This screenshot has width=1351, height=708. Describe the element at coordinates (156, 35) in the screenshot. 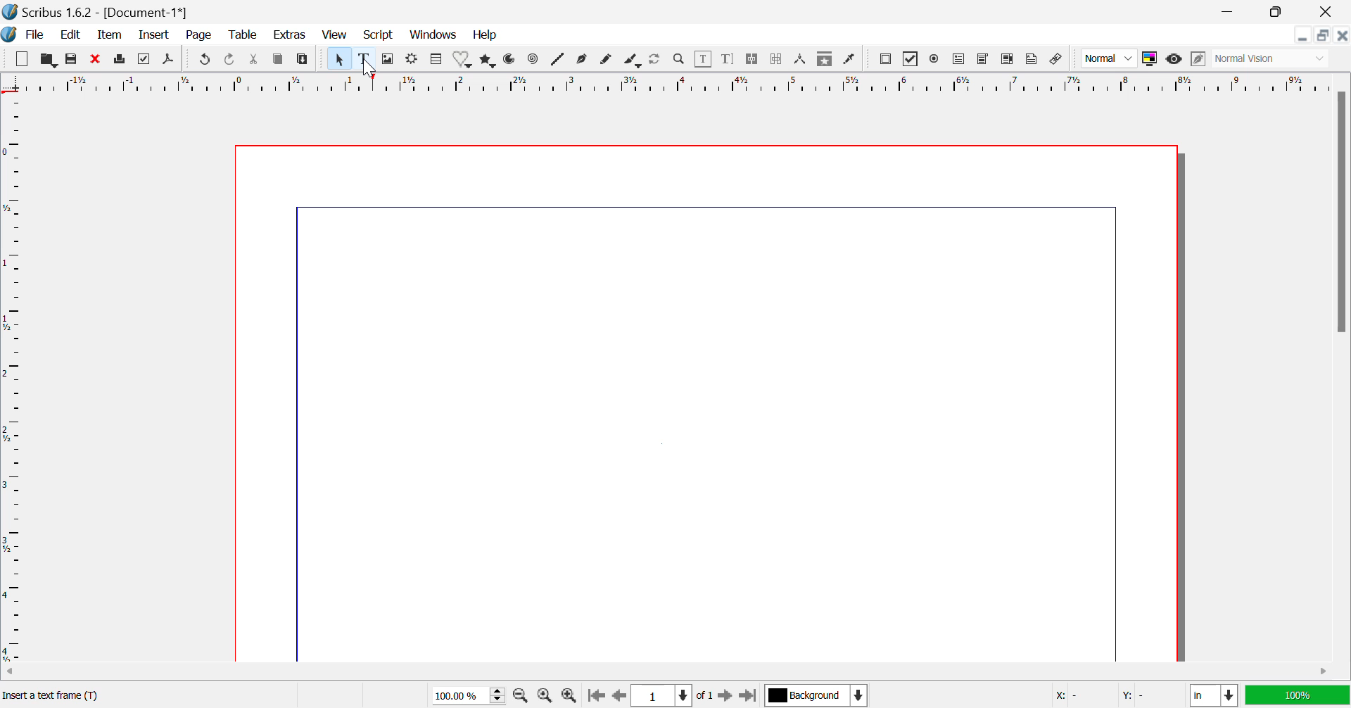

I see `Insert` at that location.